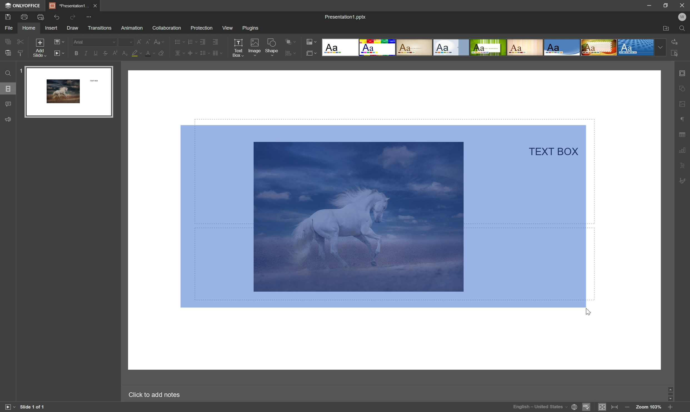 This screenshot has height=412, width=690. What do you see at coordinates (132, 28) in the screenshot?
I see `animation` at bounding box center [132, 28].